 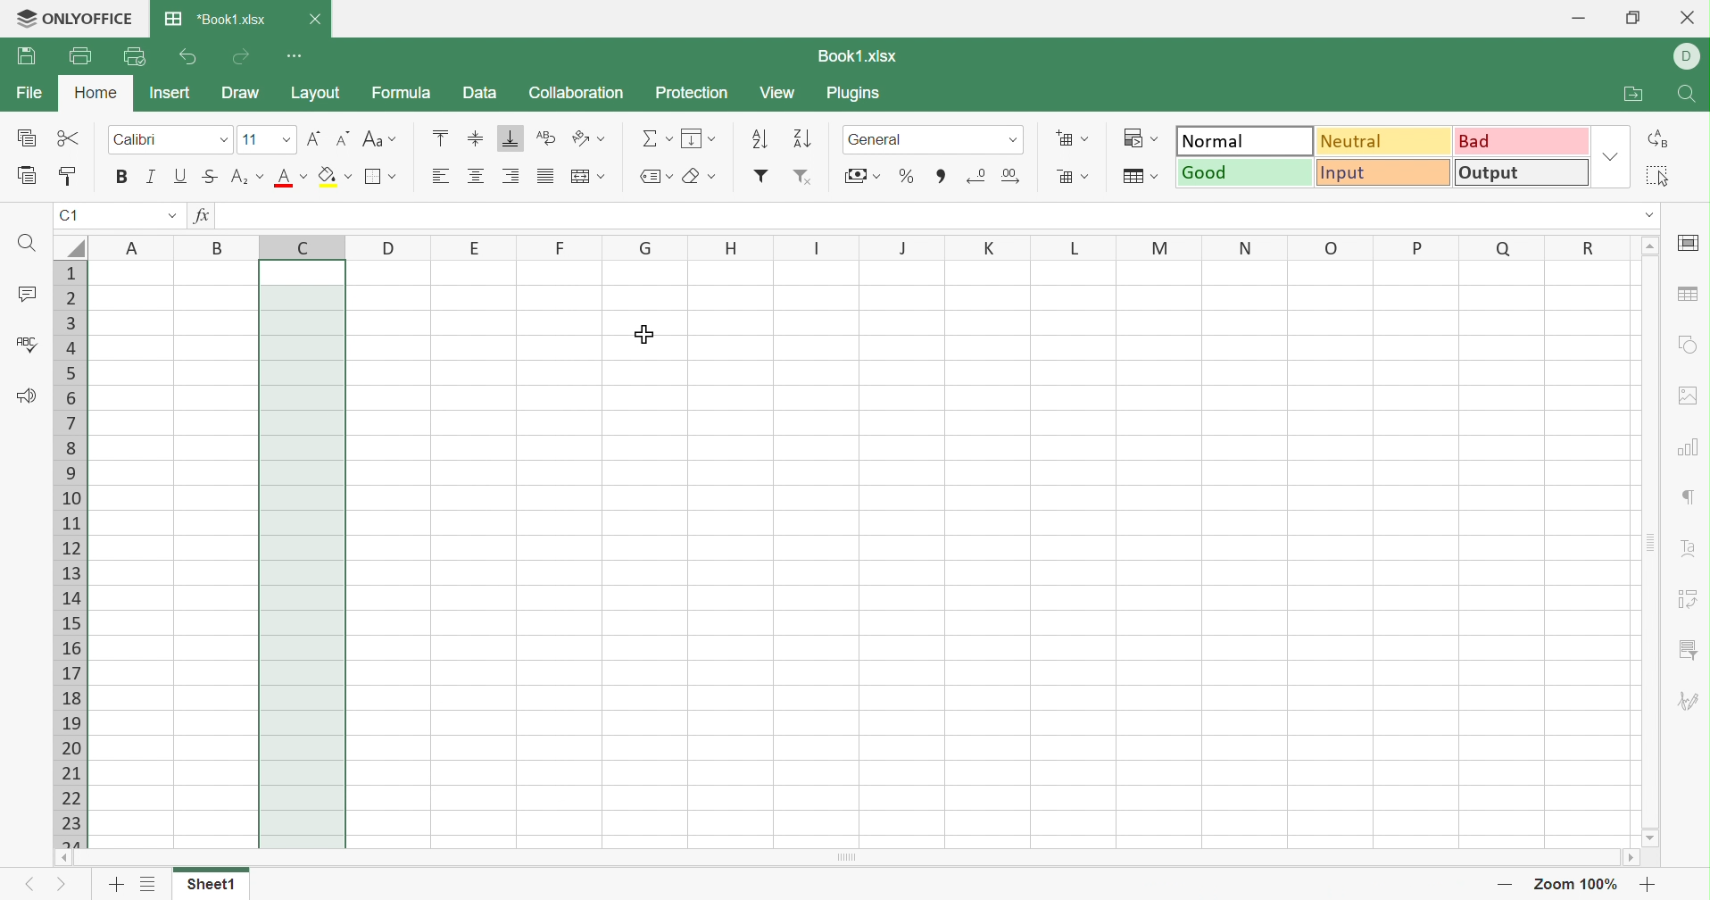 What do you see at coordinates (210, 176) in the screenshot?
I see `Strikethrough` at bounding box center [210, 176].